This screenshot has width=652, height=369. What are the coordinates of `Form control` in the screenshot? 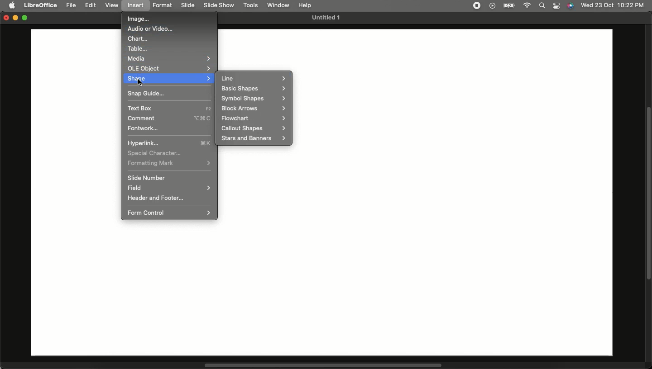 It's located at (171, 212).